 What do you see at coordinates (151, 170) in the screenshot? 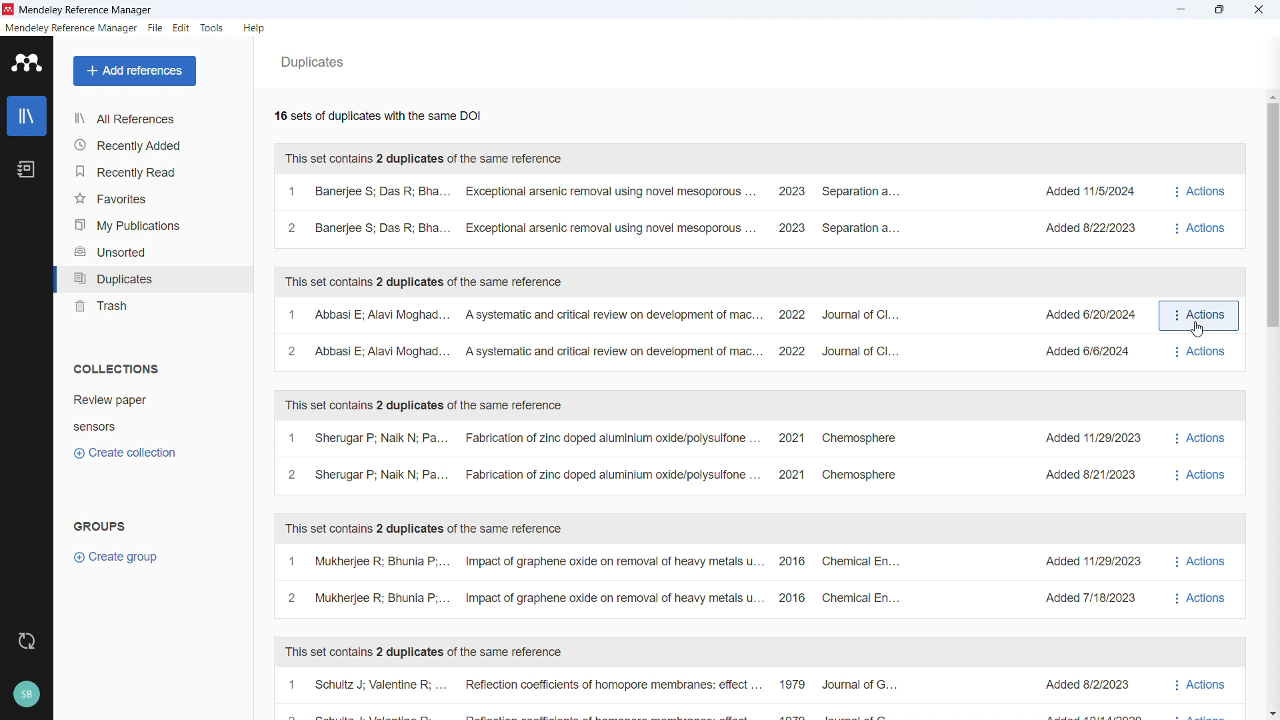
I see `Recently read ` at bounding box center [151, 170].